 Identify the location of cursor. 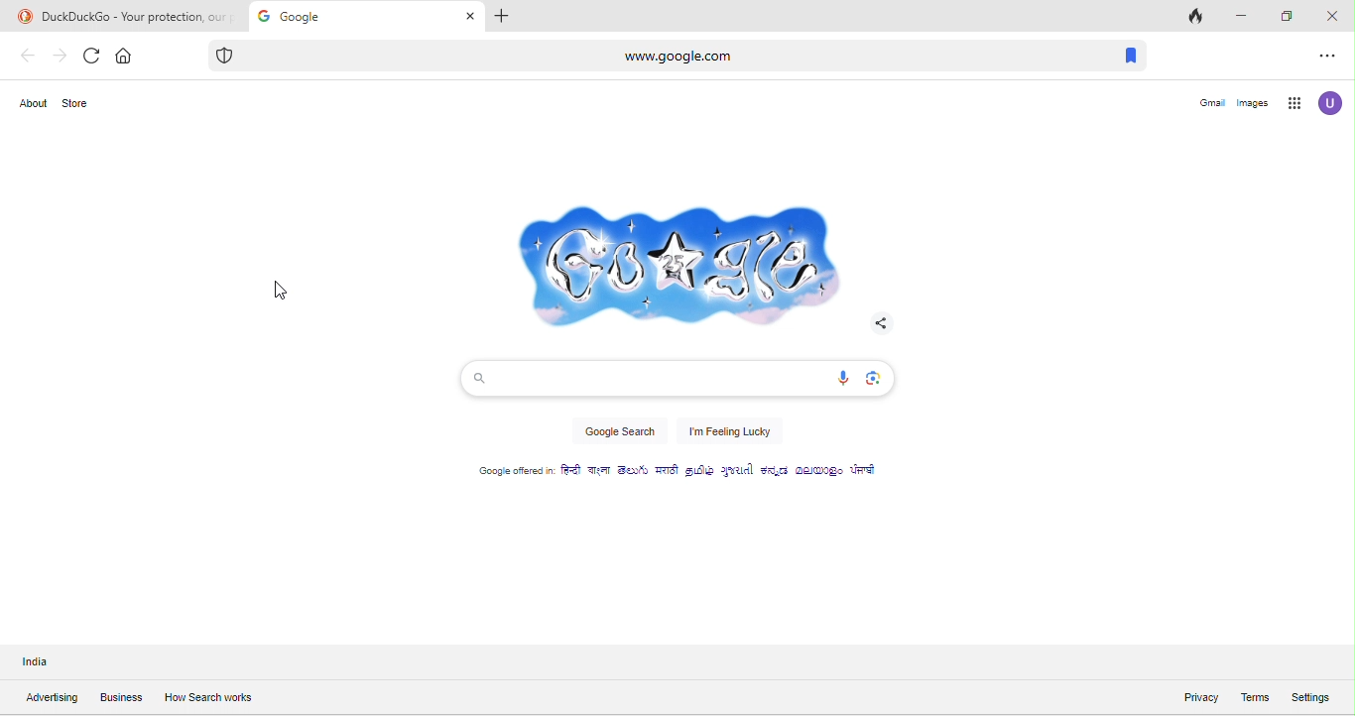
(279, 294).